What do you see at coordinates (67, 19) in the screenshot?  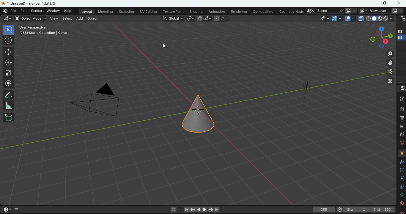 I see `Select` at bounding box center [67, 19].